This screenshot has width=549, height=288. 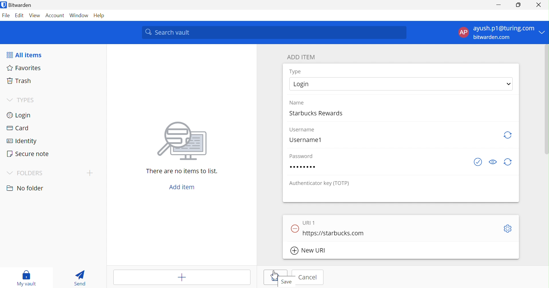 What do you see at coordinates (23, 55) in the screenshot?
I see `All items` at bounding box center [23, 55].